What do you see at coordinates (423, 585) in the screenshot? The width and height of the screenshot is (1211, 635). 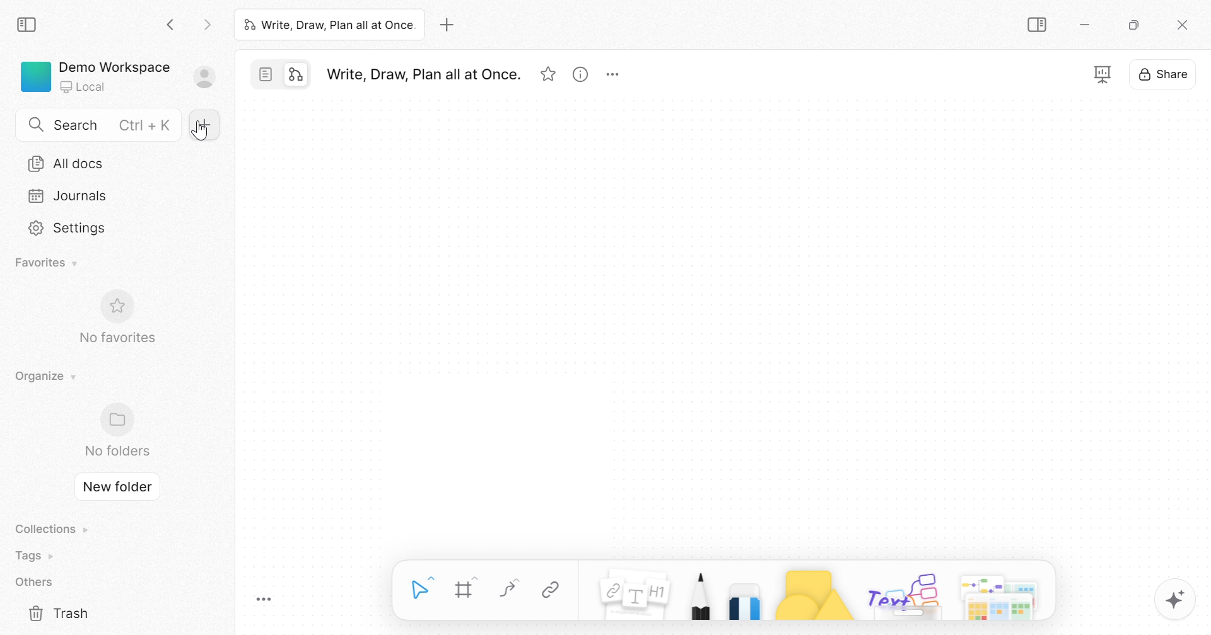 I see `Select` at bounding box center [423, 585].